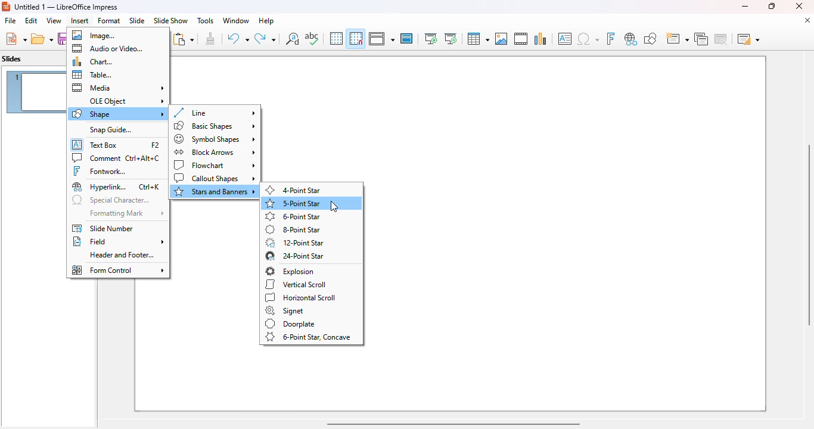 This screenshot has width=814, height=429. I want to click on 24-point star, so click(294, 256).